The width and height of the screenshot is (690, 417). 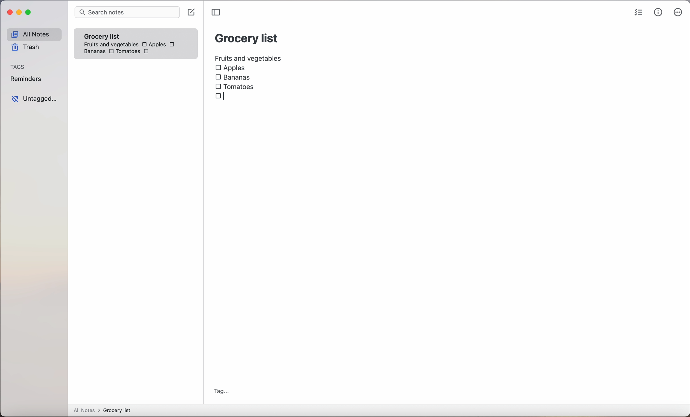 I want to click on trash, so click(x=25, y=48).